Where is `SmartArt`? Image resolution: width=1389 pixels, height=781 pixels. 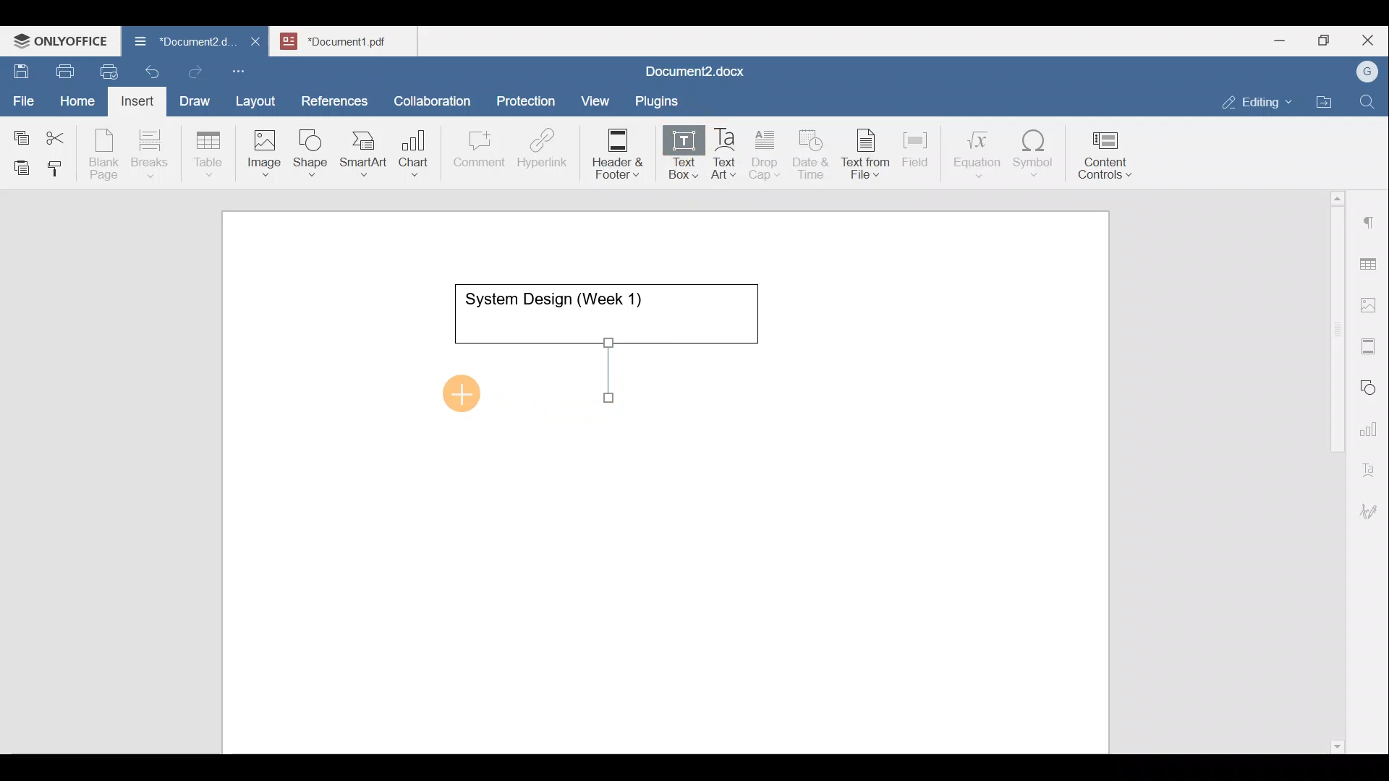
SmartArt is located at coordinates (361, 150).